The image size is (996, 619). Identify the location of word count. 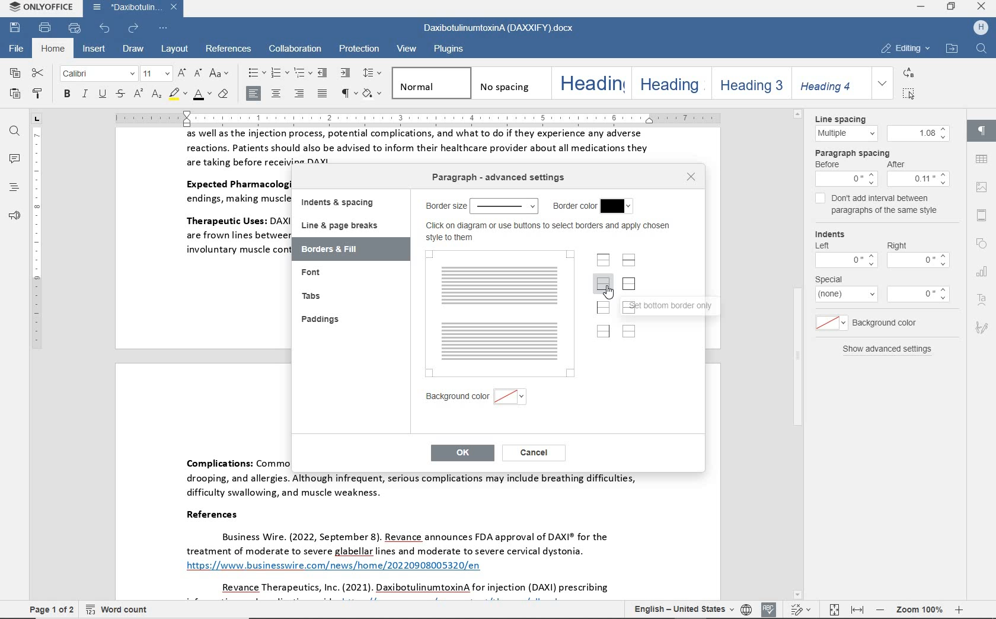
(119, 608).